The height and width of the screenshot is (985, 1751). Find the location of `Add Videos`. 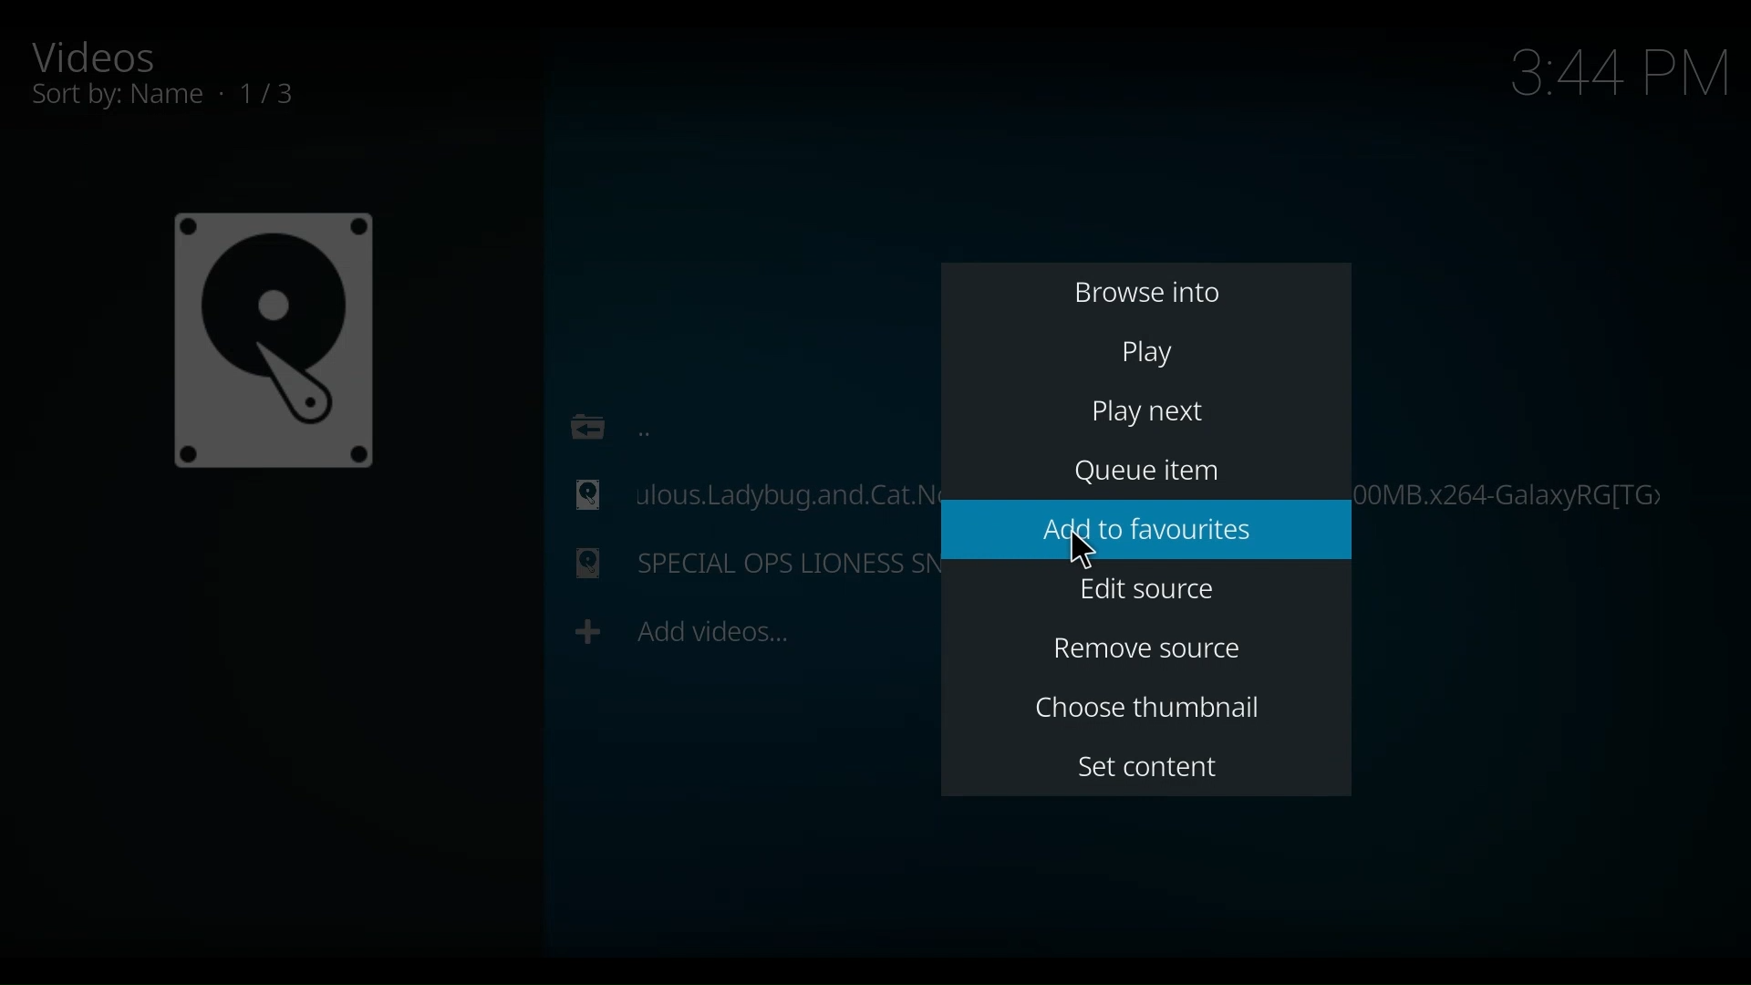

Add Videos is located at coordinates (683, 631).